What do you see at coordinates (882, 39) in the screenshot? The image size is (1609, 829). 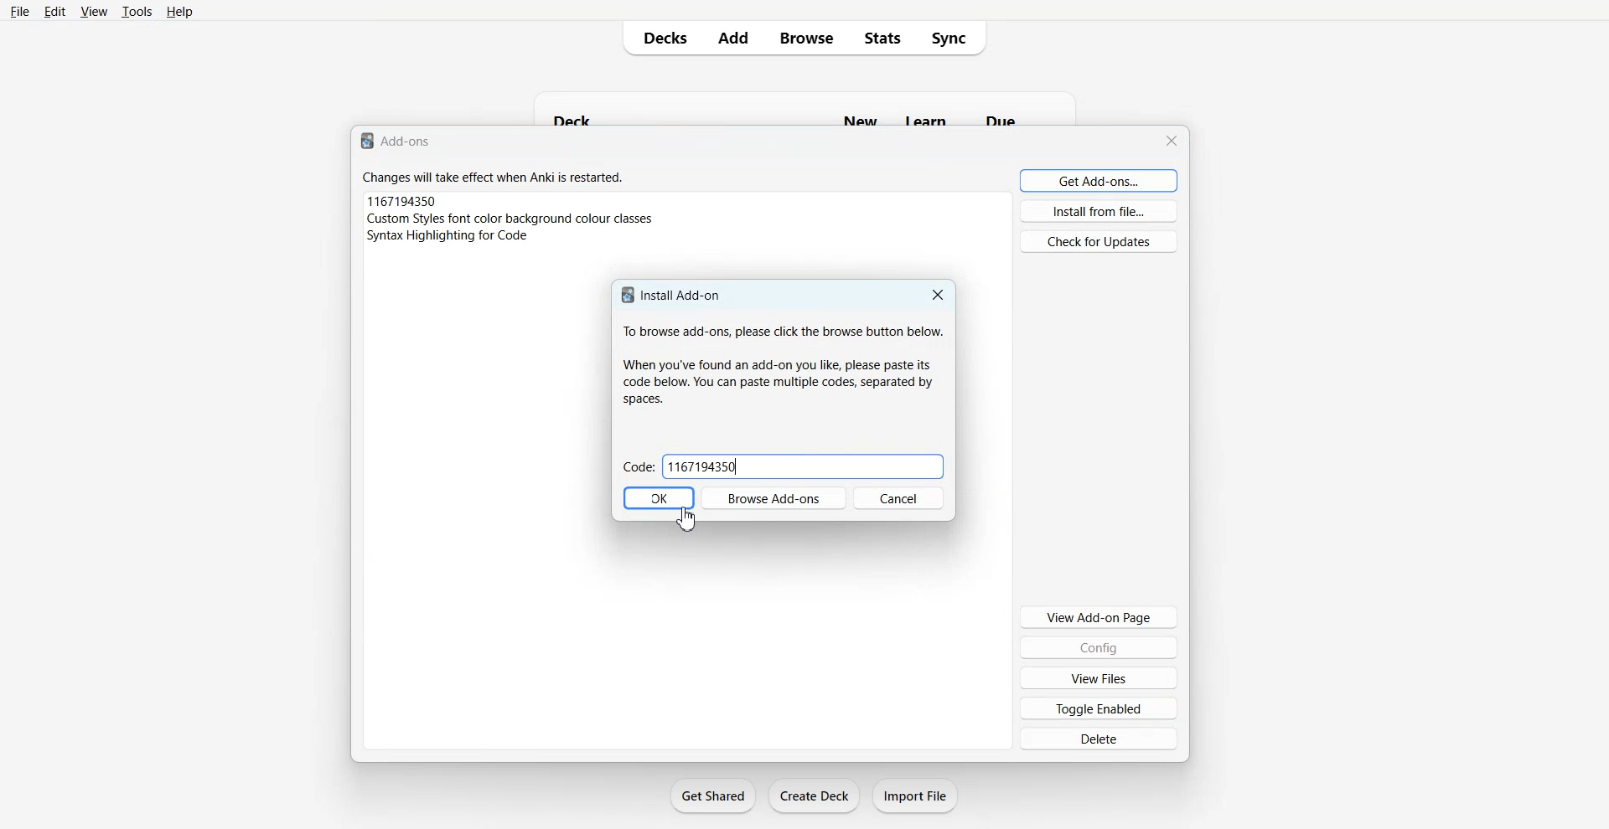 I see `Stats` at bounding box center [882, 39].